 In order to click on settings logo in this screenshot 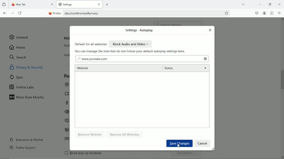, I will do `click(60, 4)`.